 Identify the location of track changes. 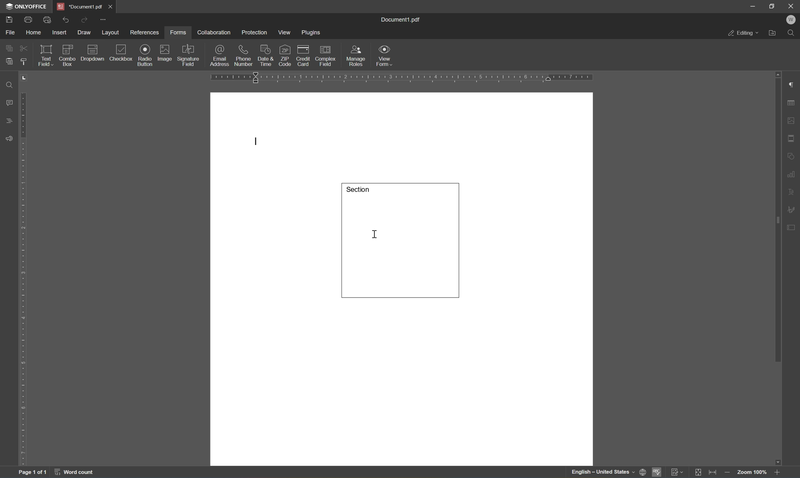
(678, 472).